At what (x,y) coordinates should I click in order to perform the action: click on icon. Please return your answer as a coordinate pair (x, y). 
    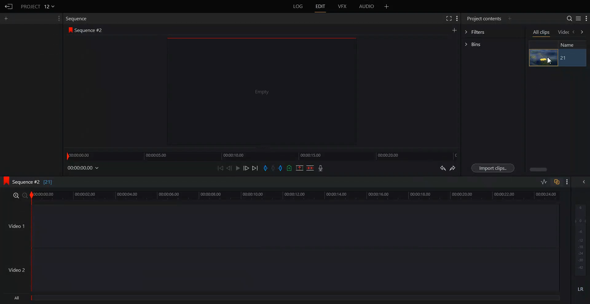
    Looking at the image, I should click on (71, 31).